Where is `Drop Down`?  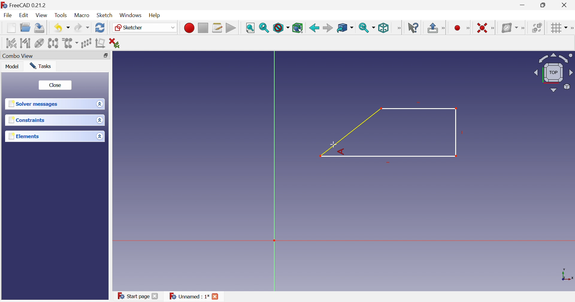 Drop Down is located at coordinates (99, 104).